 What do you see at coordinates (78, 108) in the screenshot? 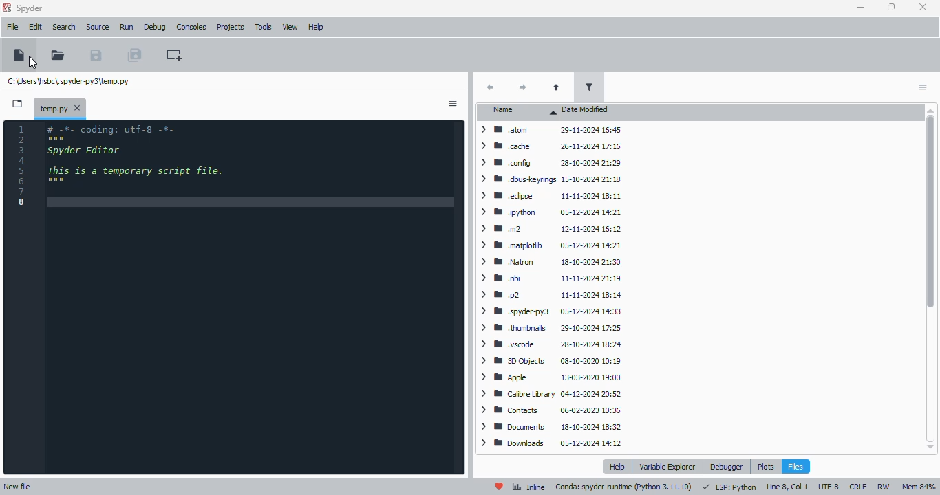
I see `close` at bounding box center [78, 108].